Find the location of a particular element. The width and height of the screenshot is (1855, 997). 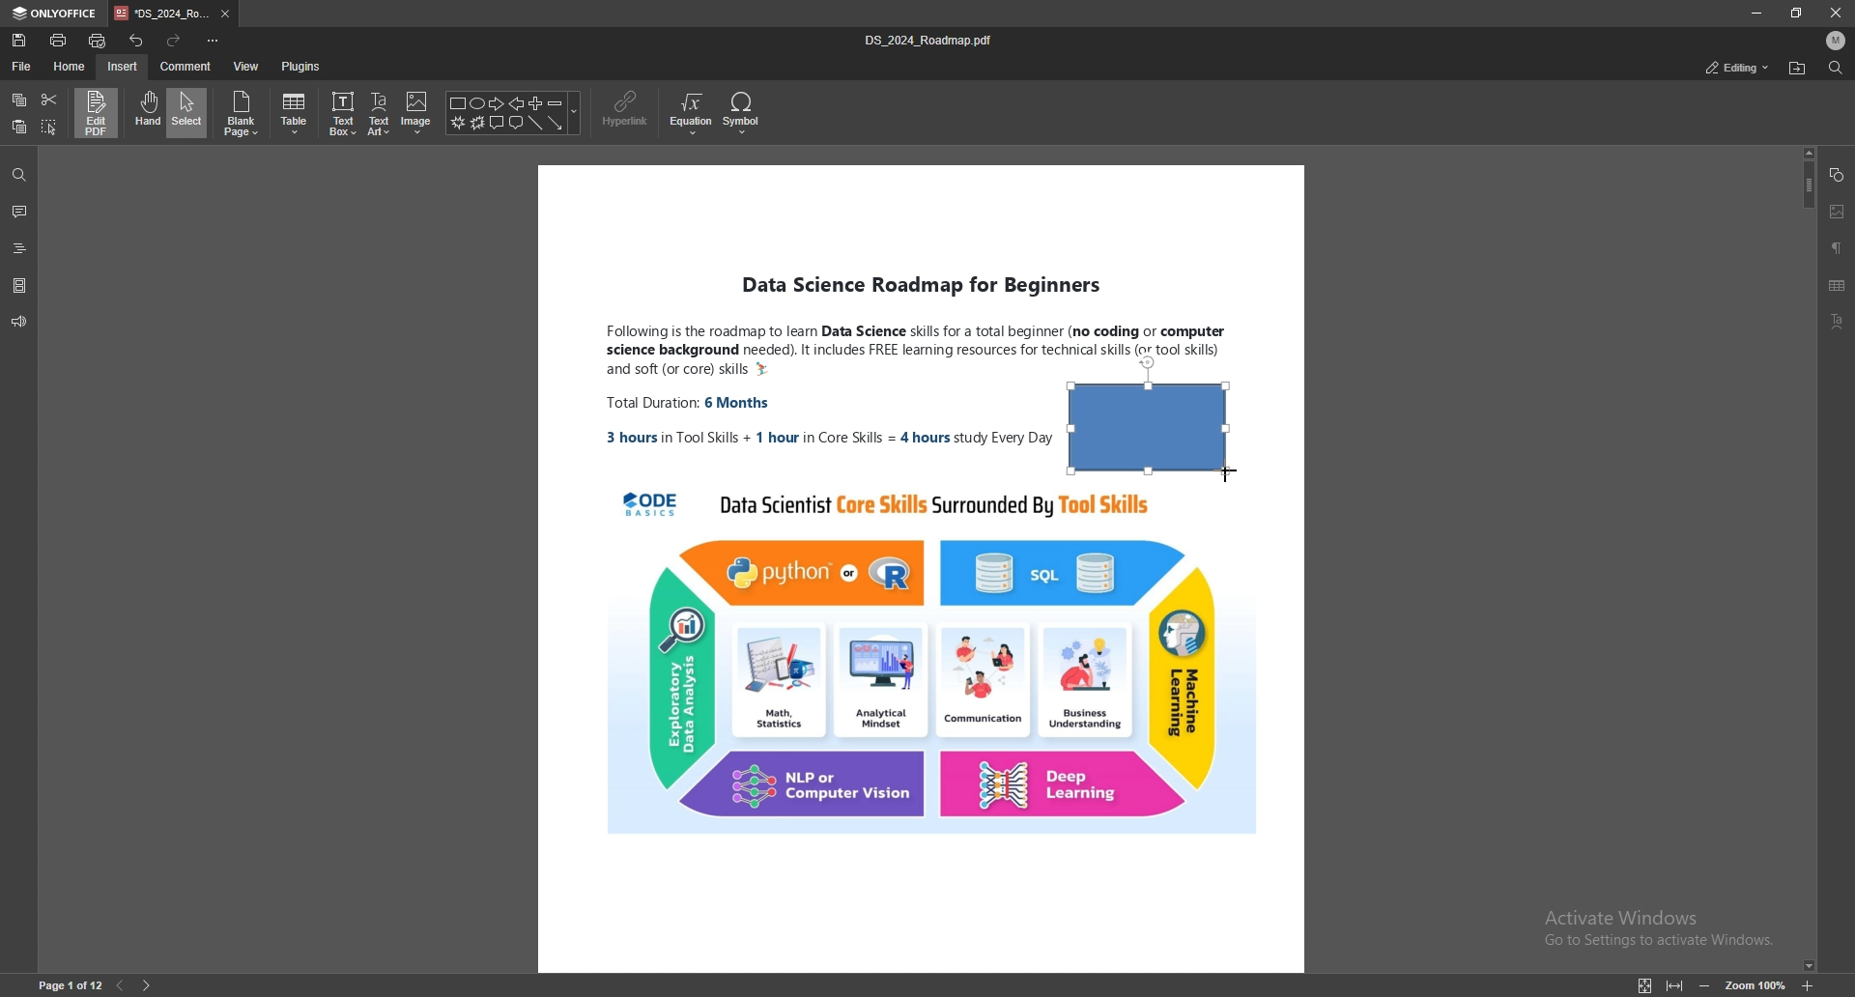

pdf is located at coordinates (1032, 413).